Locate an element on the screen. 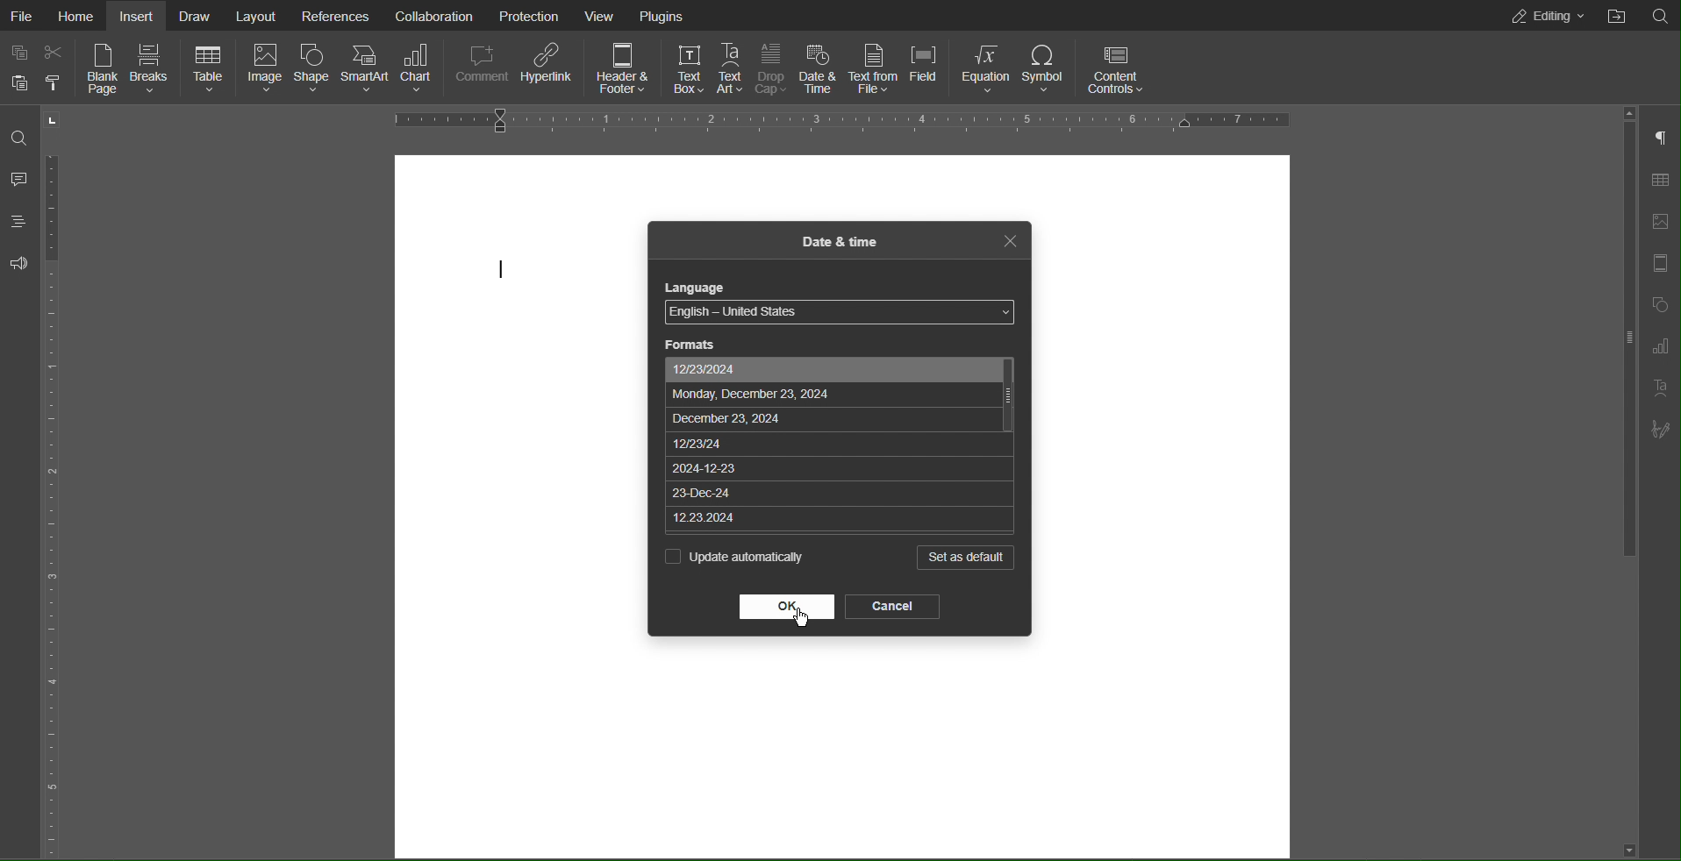  Image is located at coordinates (265, 71).